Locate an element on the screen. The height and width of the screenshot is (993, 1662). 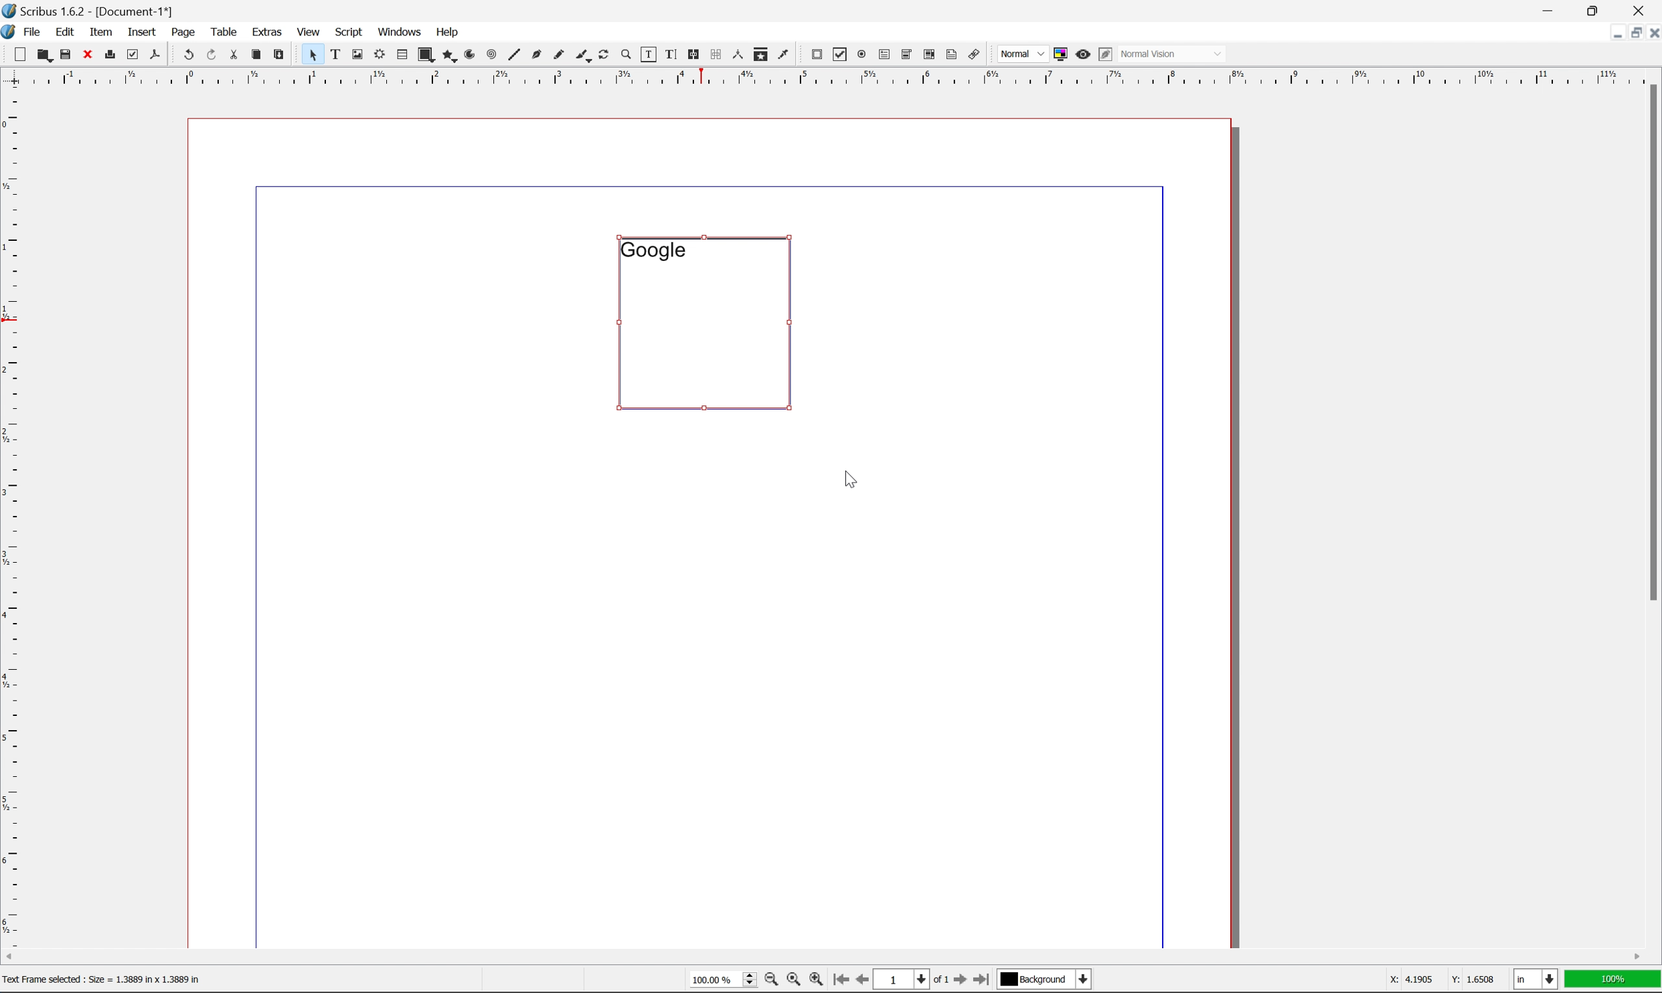
paste is located at coordinates (280, 55).